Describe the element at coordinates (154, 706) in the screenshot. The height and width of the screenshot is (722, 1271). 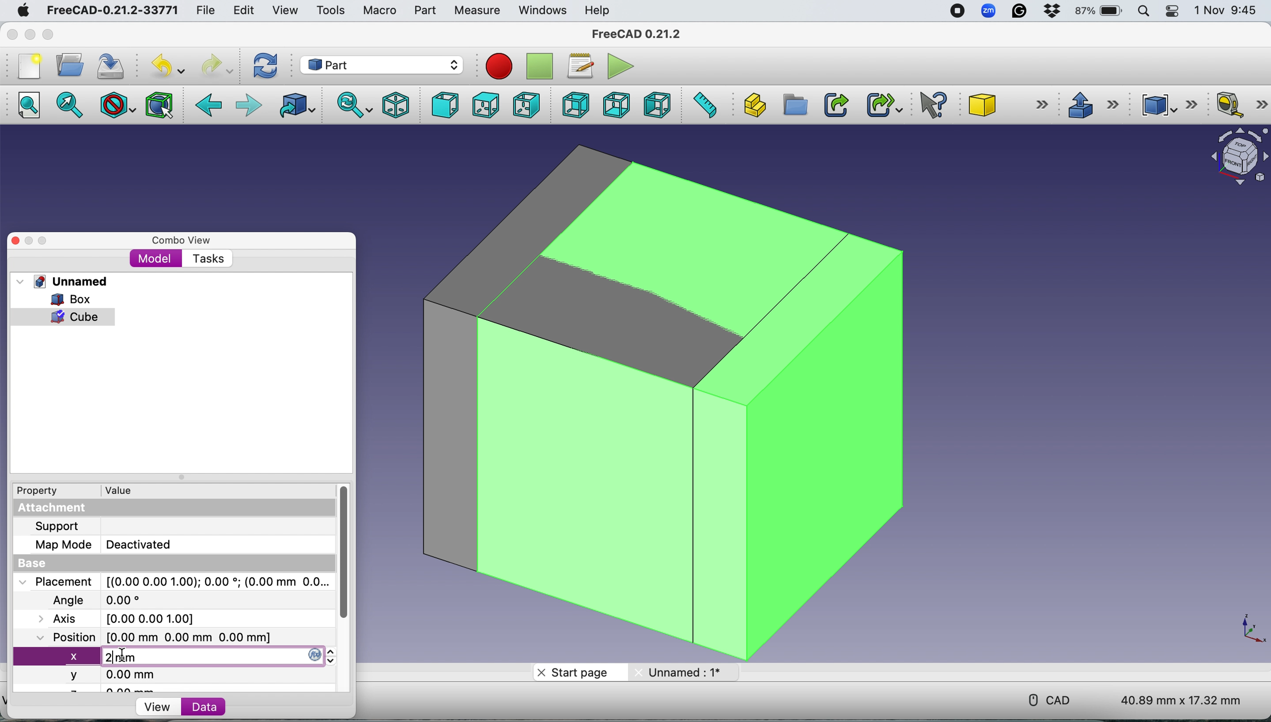
I see `View` at that location.